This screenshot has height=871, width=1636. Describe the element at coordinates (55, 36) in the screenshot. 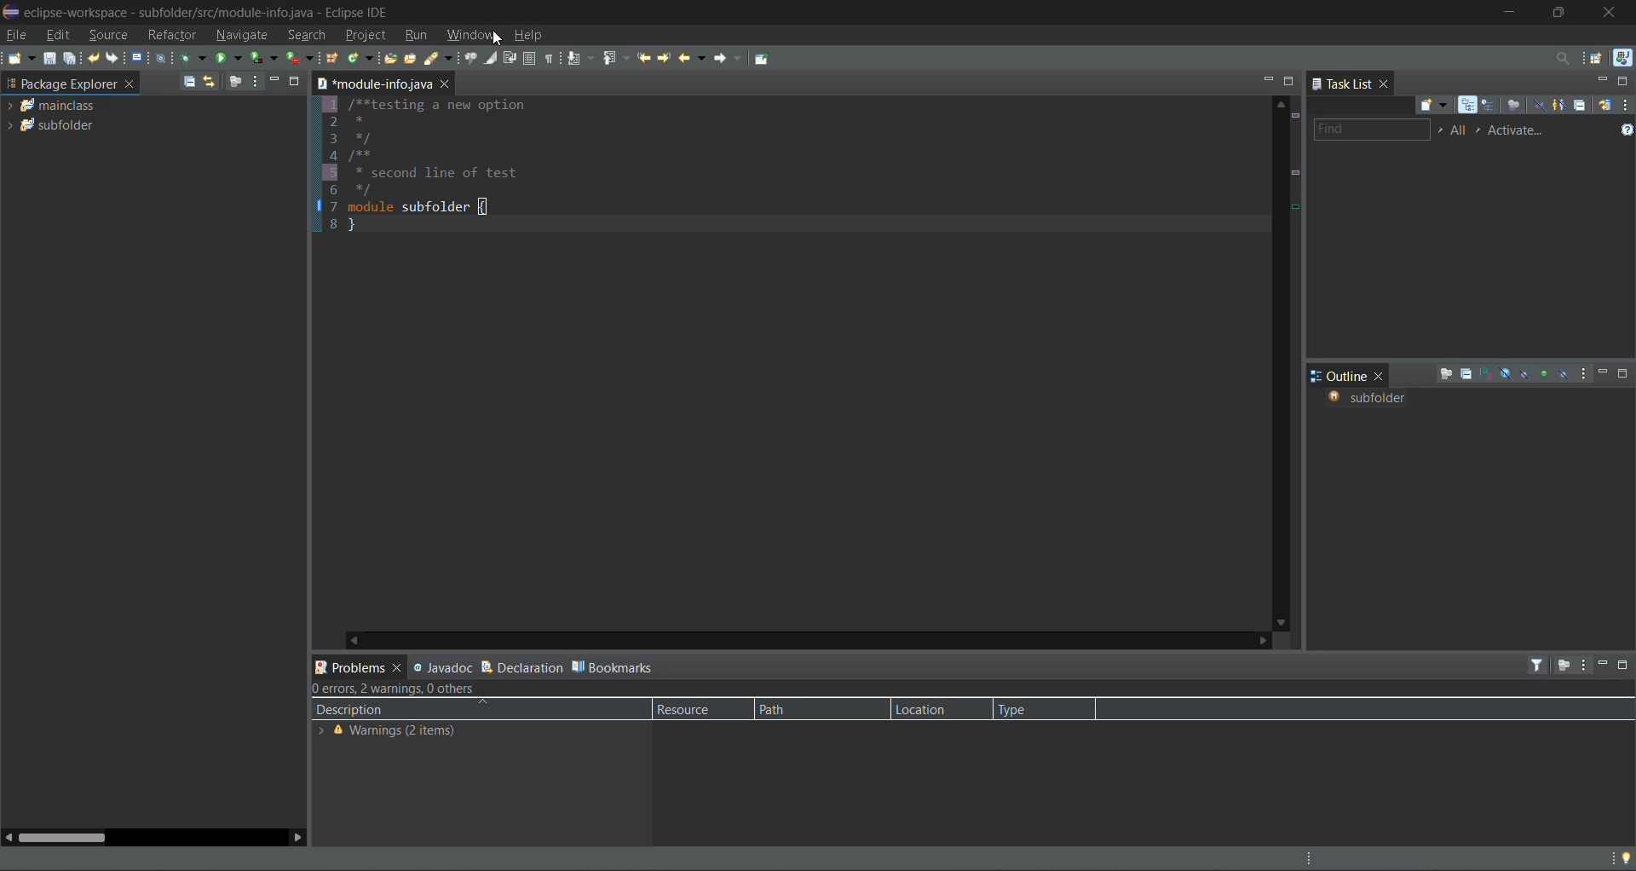

I see `edit` at that location.